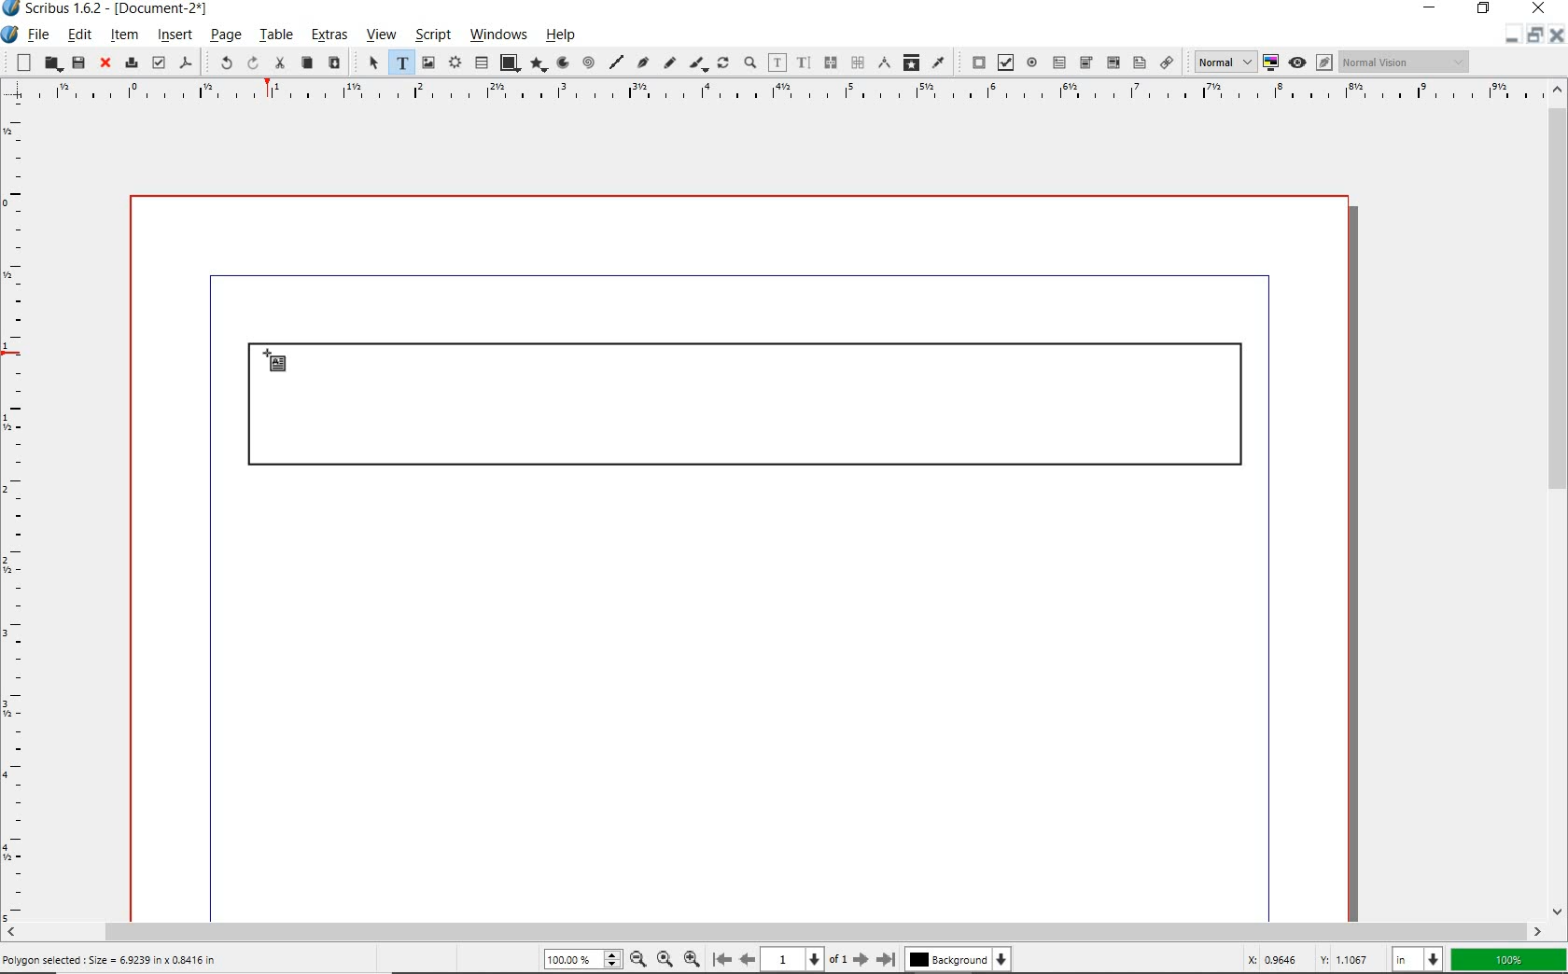  What do you see at coordinates (1309, 63) in the screenshot?
I see `preview mode` at bounding box center [1309, 63].